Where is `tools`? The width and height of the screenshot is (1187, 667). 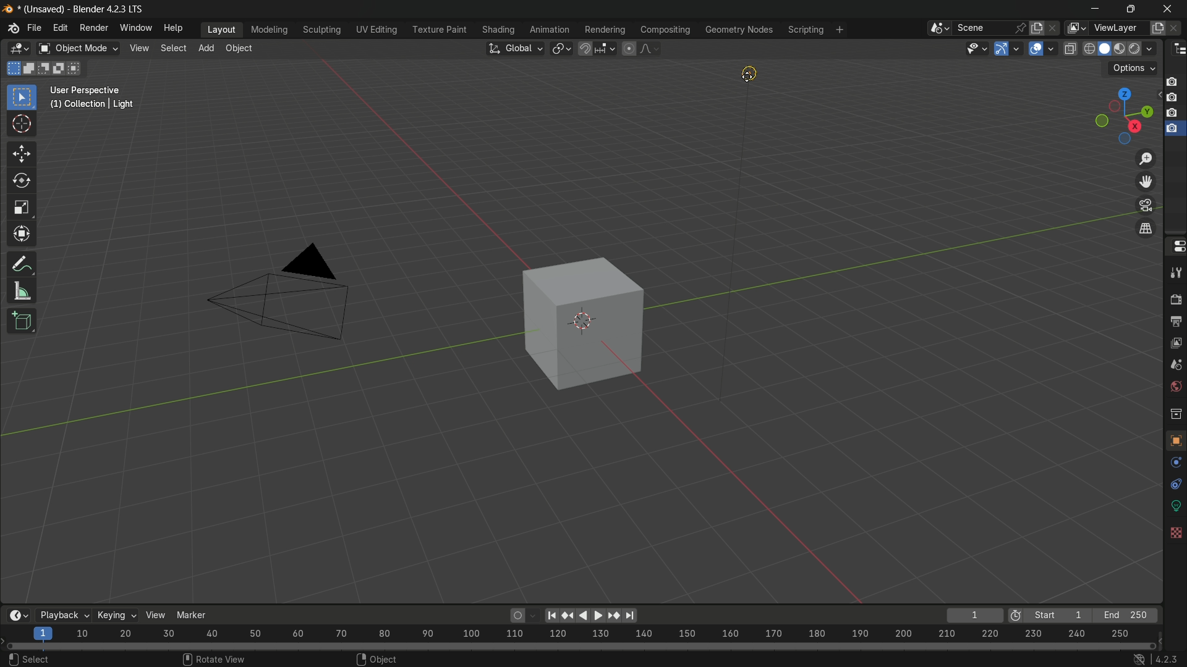 tools is located at coordinates (1176, 275).